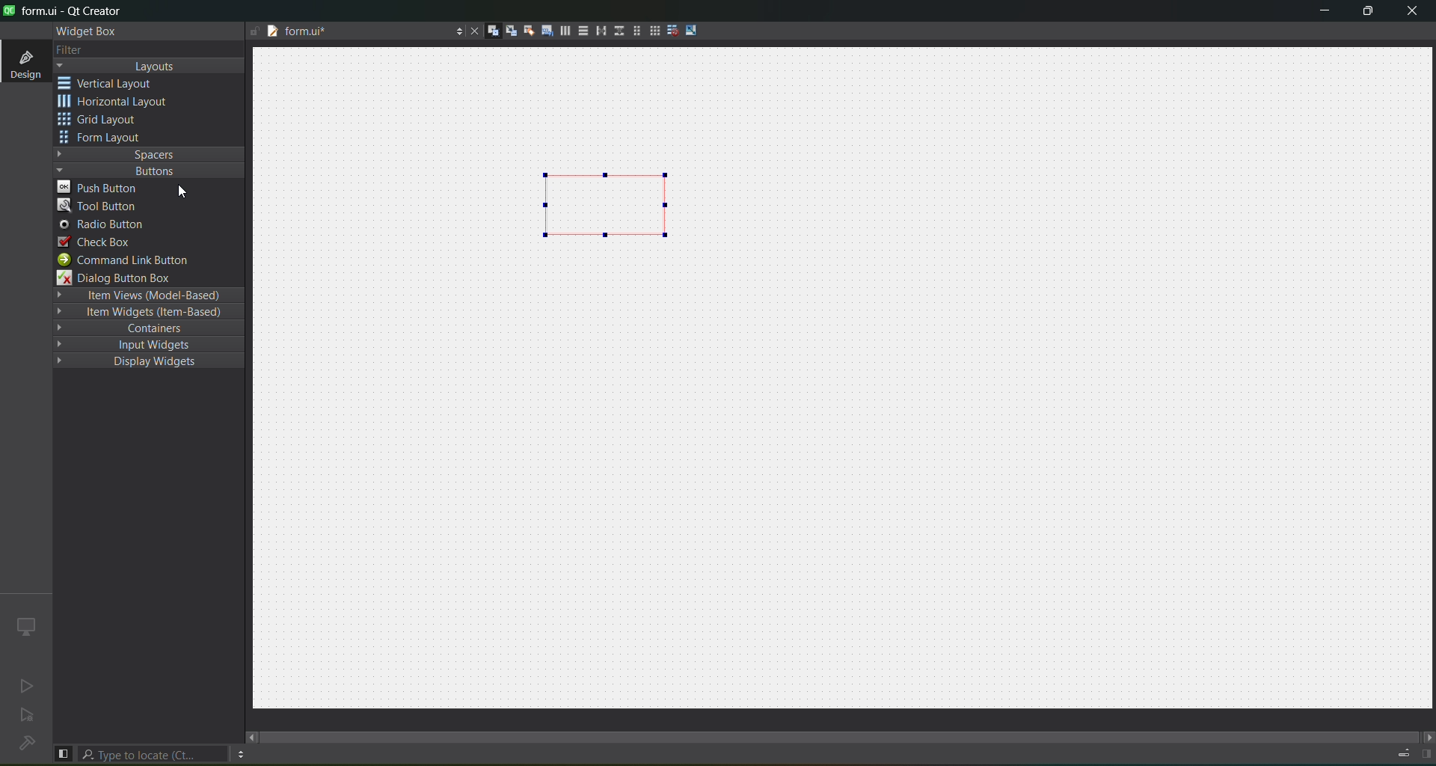 This screenshot has height=766, width=1436. I want to click on show/hide left pane, so click(63, 753).